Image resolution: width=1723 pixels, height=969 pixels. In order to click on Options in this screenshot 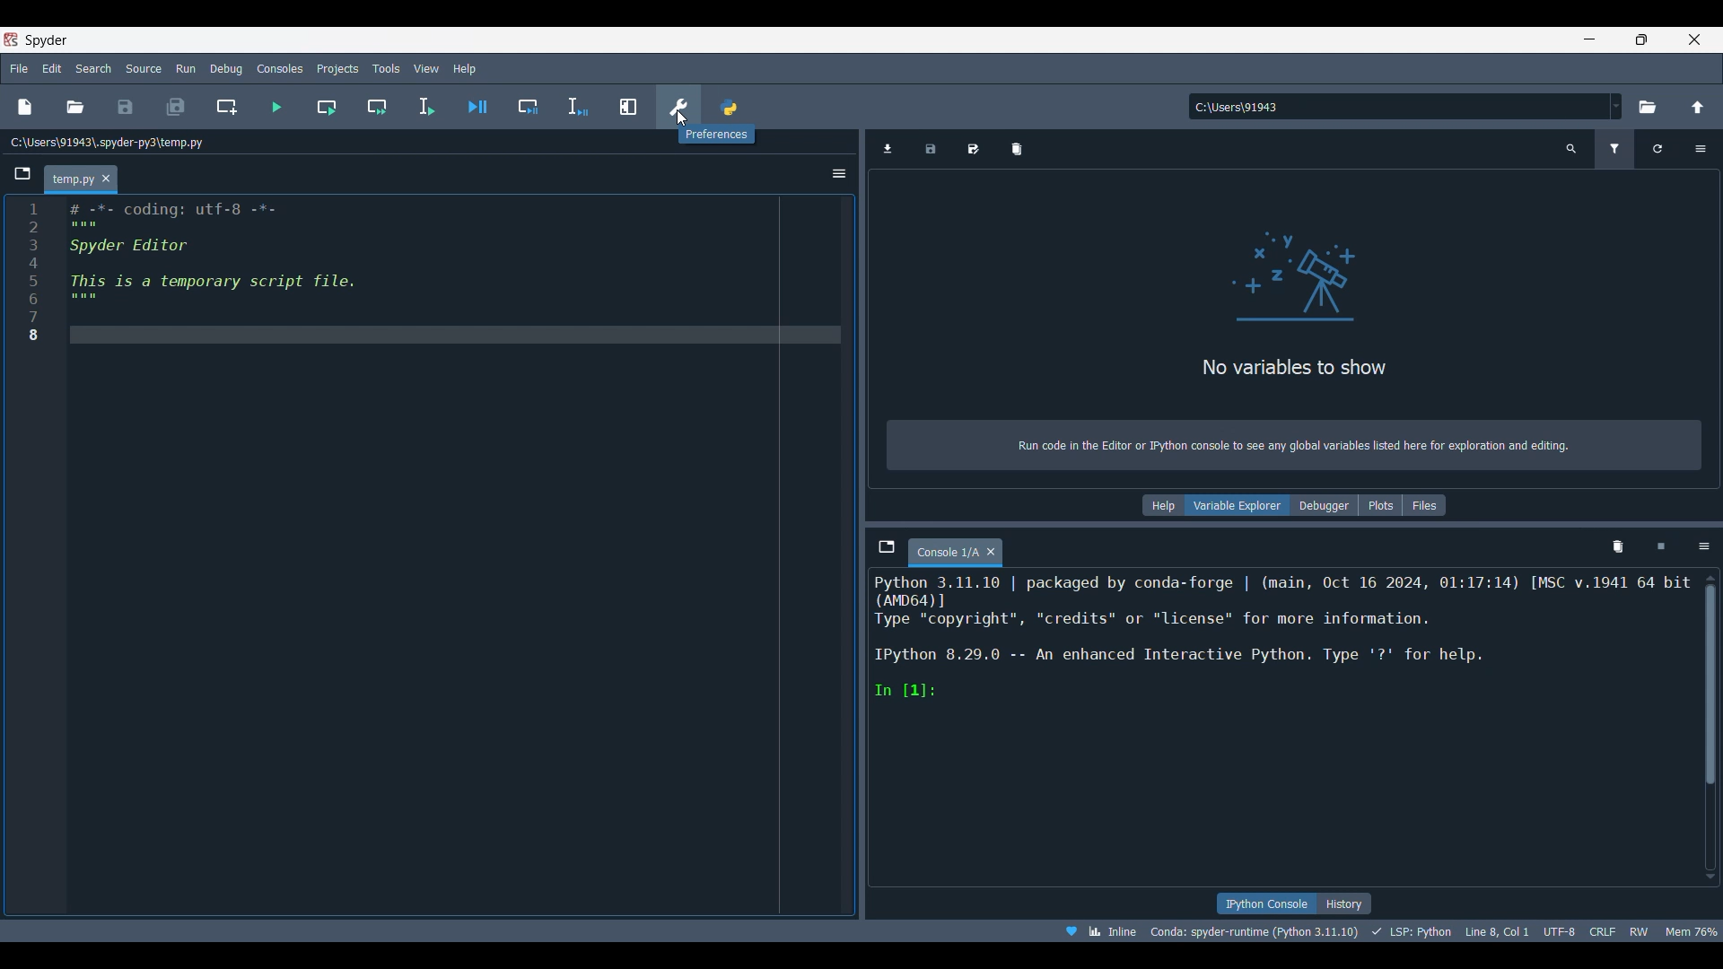, I will do `click(1704, 547)`.